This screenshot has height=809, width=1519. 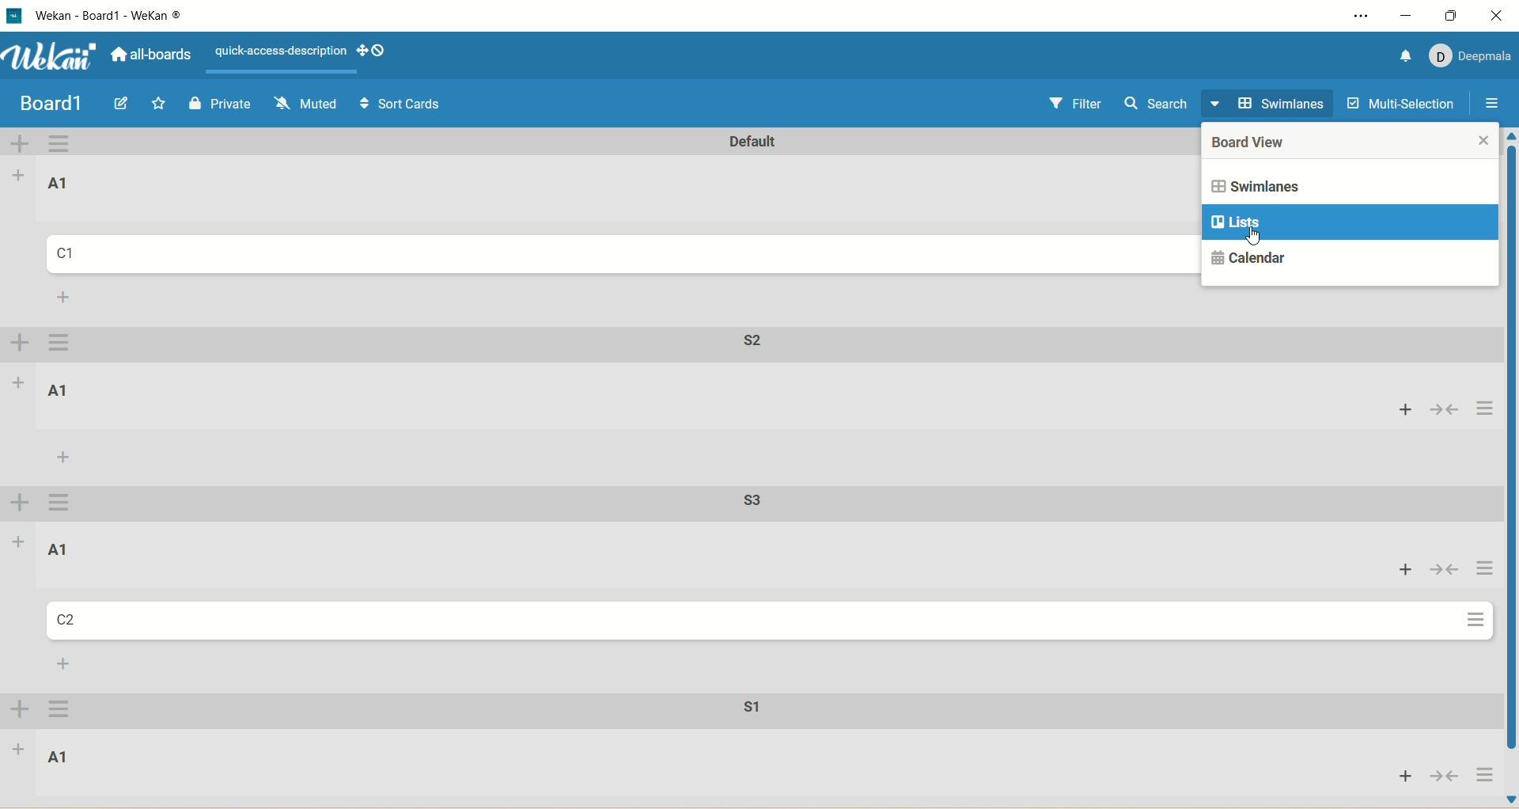 What do you see at coordinates (1479, 570) in the screenshot?
I see `actions` at bounding box center [1479, 570].